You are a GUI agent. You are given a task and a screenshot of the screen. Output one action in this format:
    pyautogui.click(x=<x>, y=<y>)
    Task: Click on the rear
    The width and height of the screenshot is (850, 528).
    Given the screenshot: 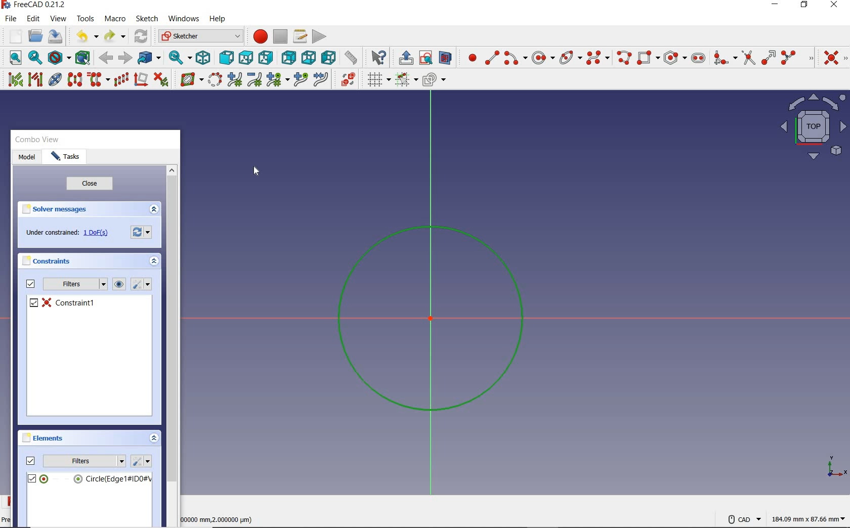 What is the action you would take?
    pyautogui.click(x=286, y=56)
    